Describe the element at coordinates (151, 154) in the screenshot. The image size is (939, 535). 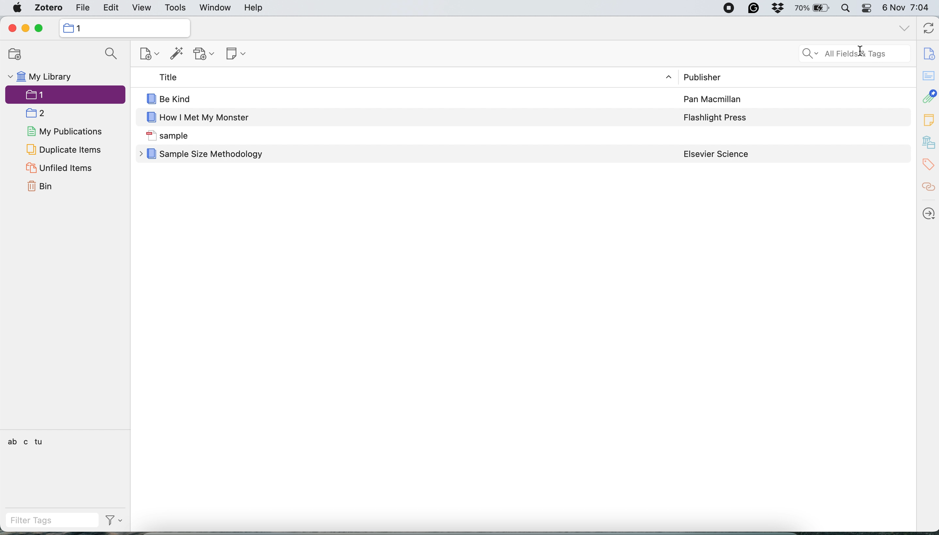
I see `icon` at that location.